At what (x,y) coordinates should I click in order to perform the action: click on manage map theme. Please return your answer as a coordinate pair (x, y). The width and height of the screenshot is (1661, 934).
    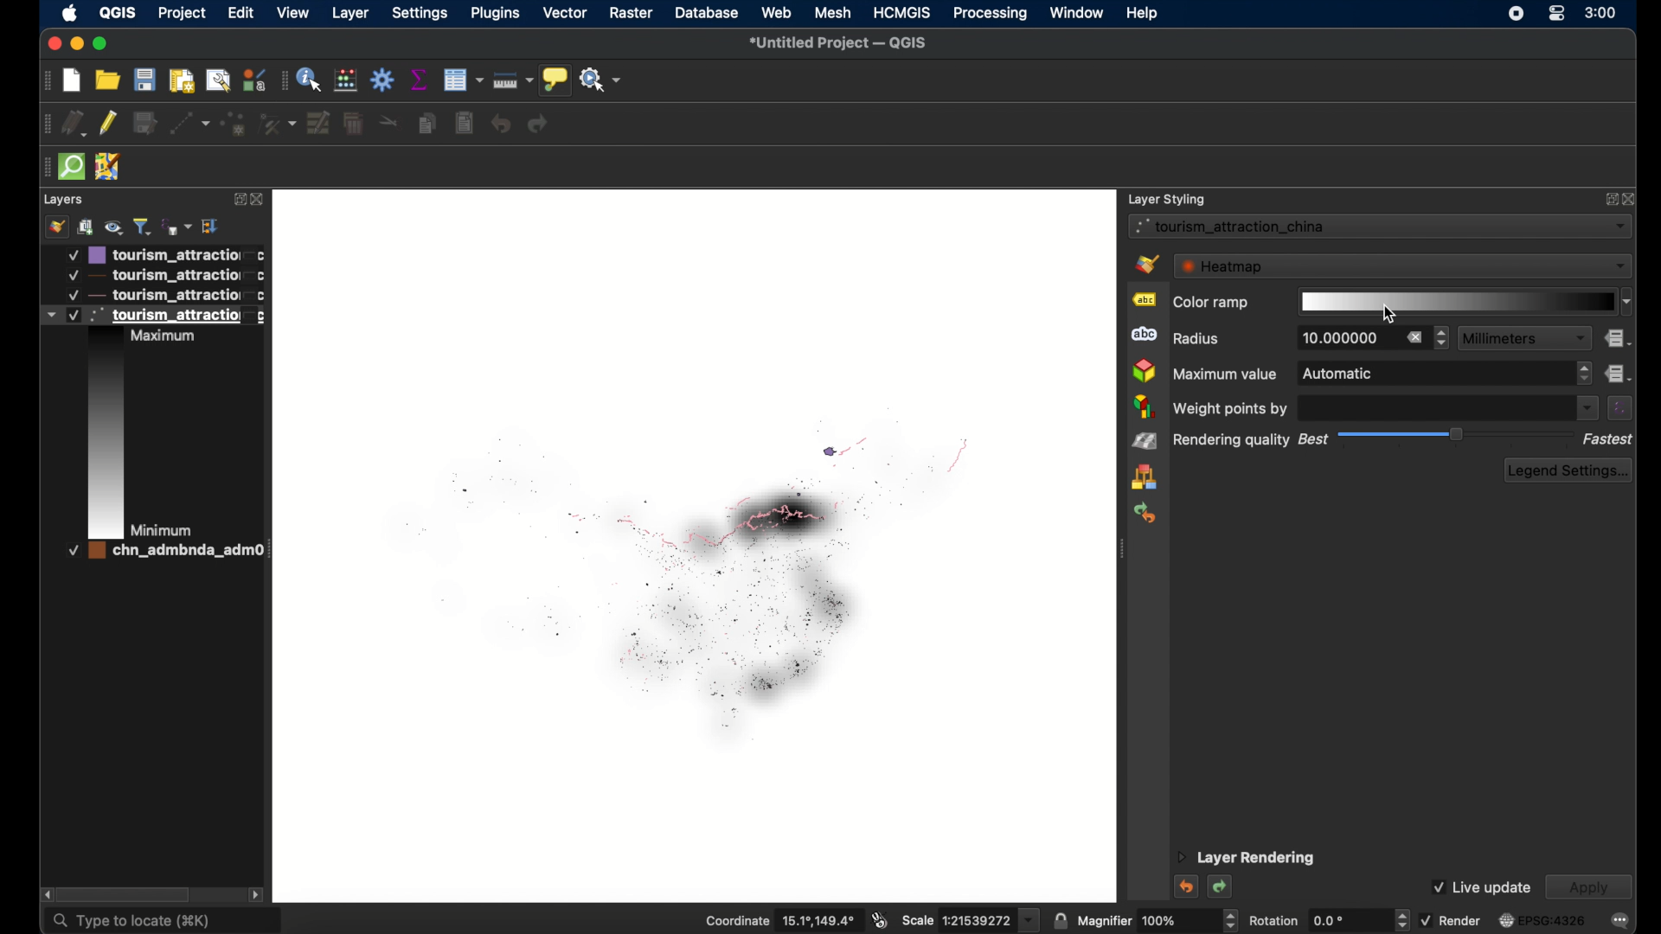
    Looking at the image, I should click on (114, 227).